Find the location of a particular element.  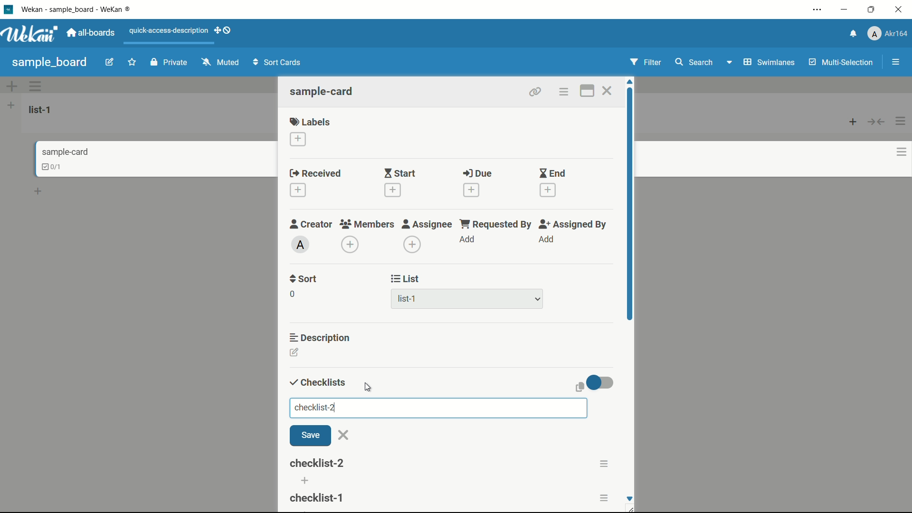

dropdown is located at coordinates (538, 300).